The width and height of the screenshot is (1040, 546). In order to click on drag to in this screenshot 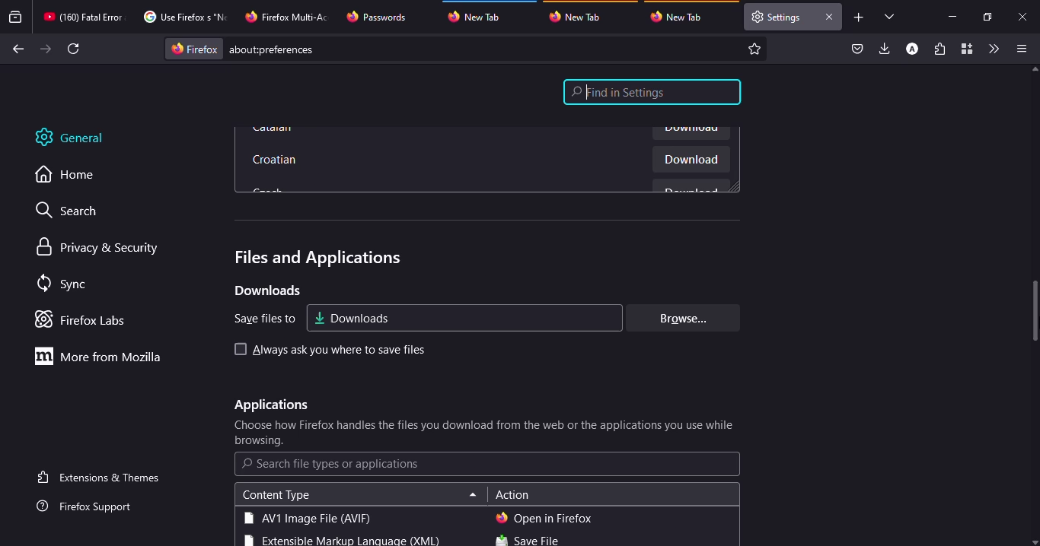, I will do `click(1036, 313)`.